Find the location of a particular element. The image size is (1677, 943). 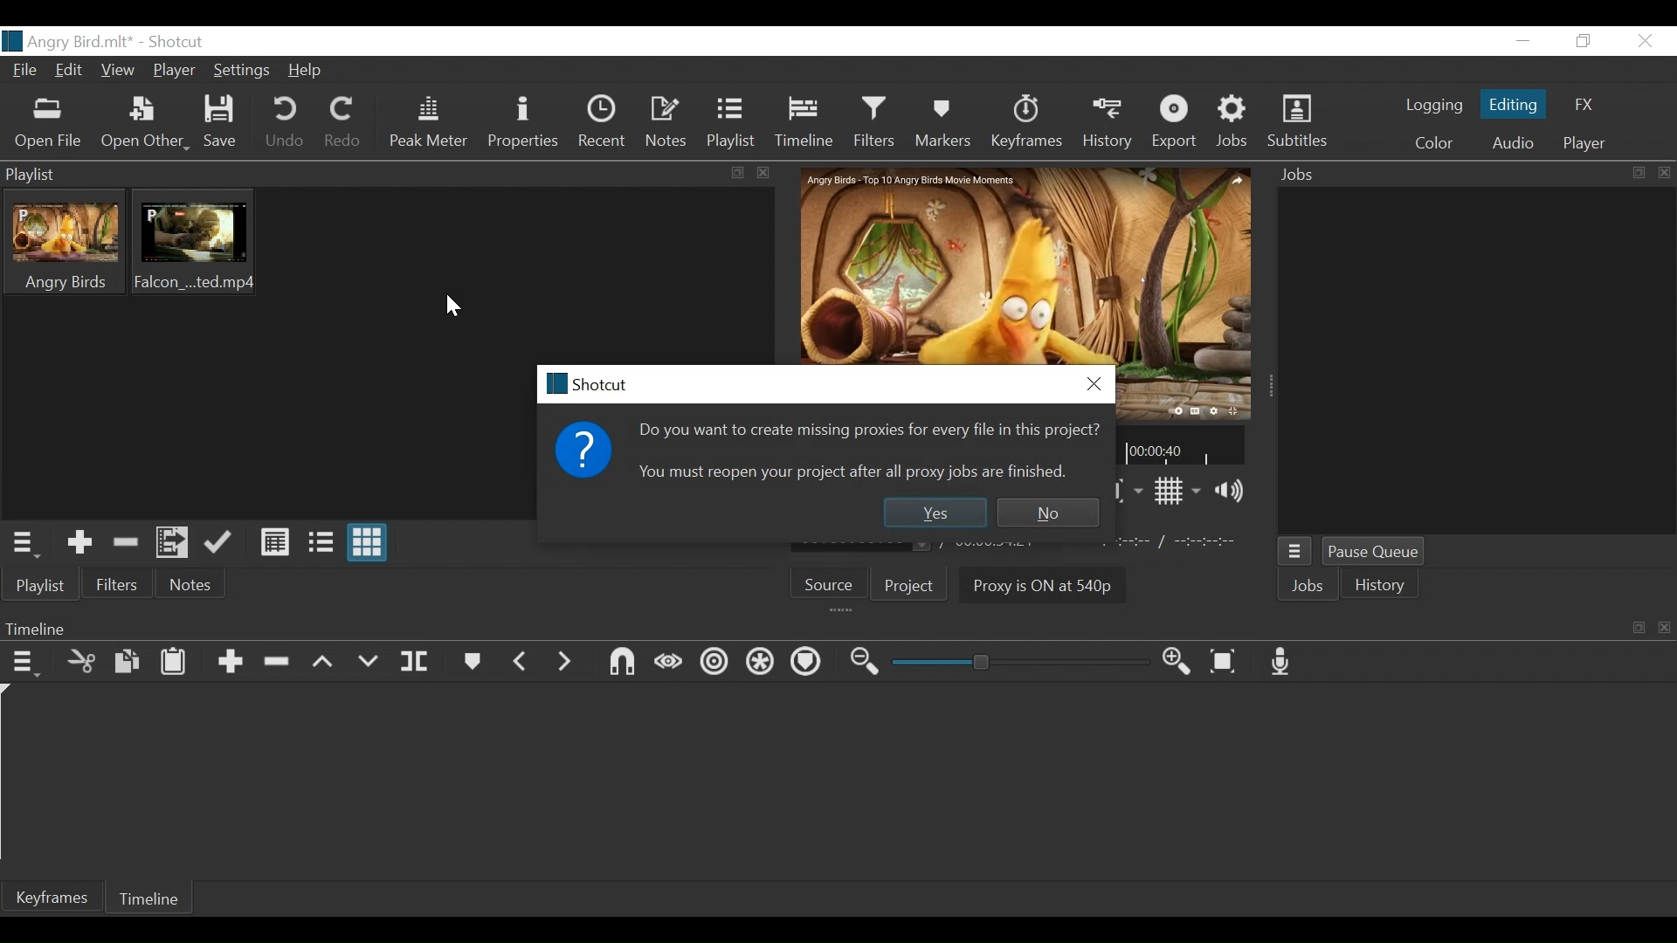

View as icons is located at coordinates (369, 543).